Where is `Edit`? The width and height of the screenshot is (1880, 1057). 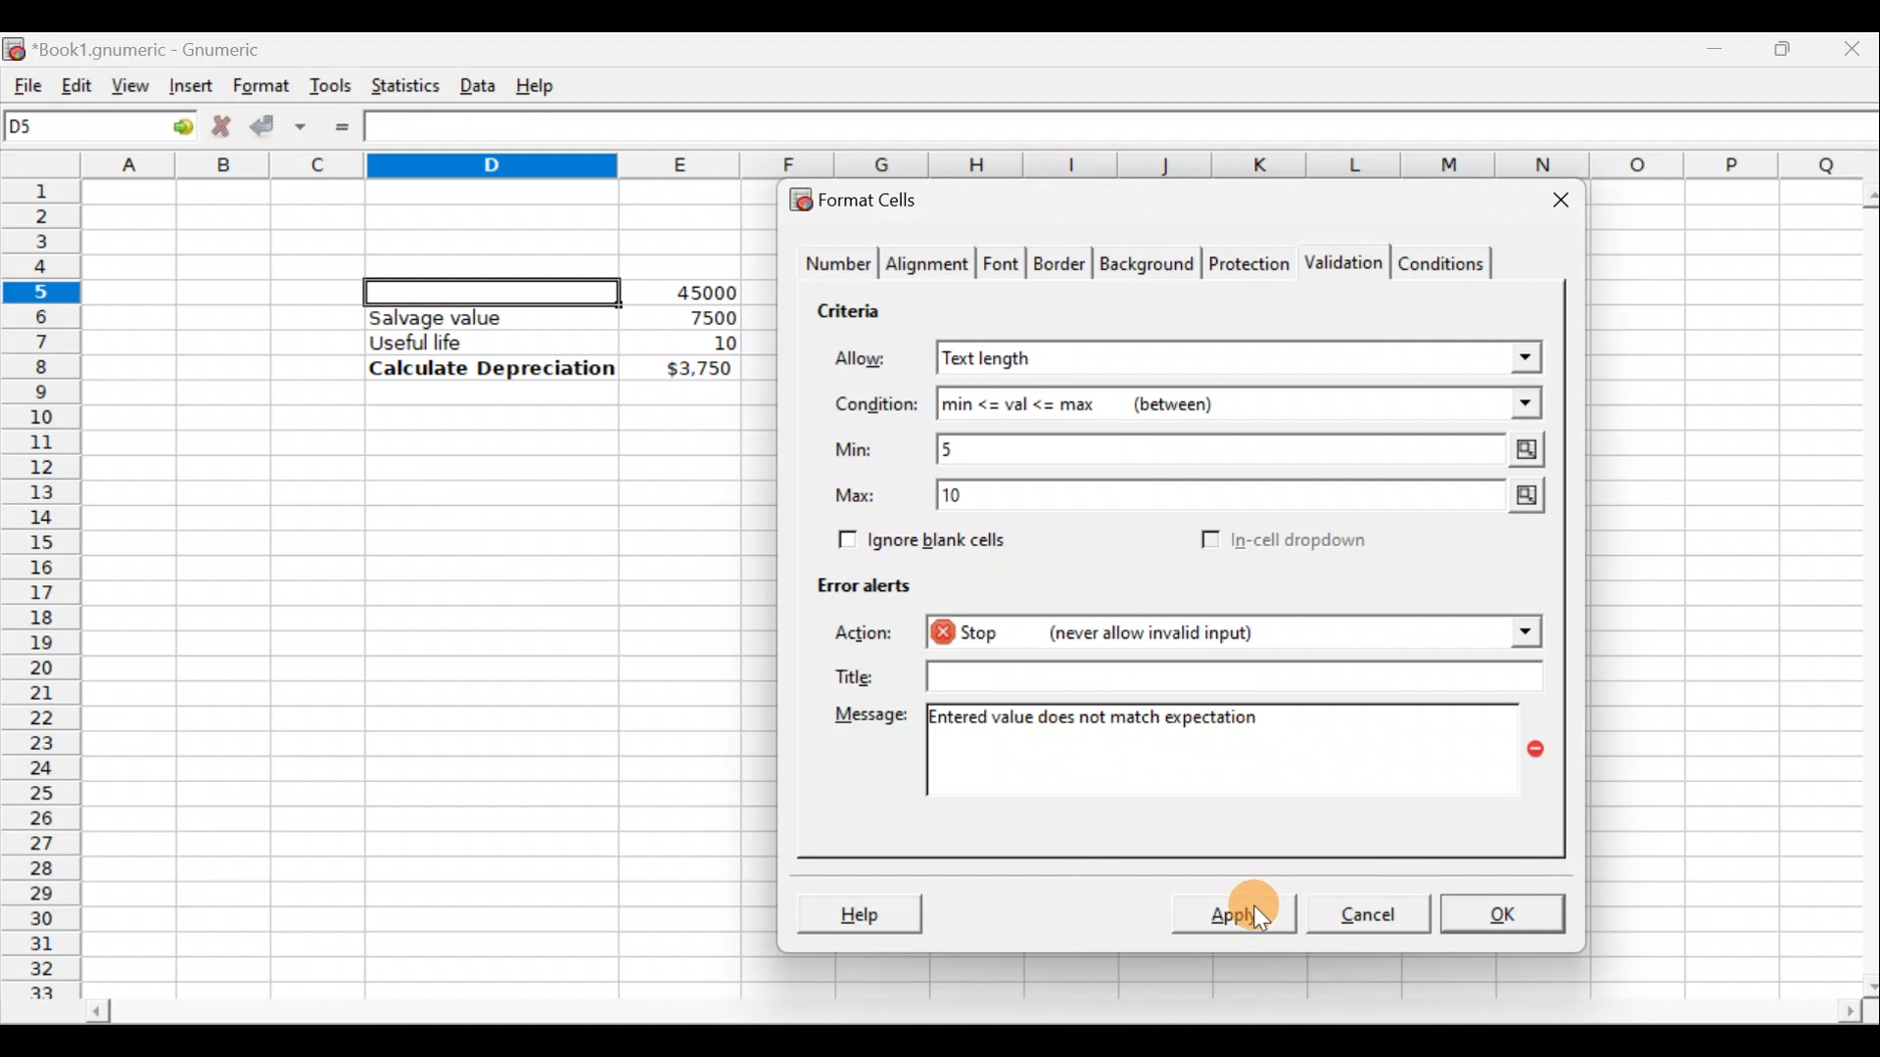 Edit is located at coordinates (76, 81).